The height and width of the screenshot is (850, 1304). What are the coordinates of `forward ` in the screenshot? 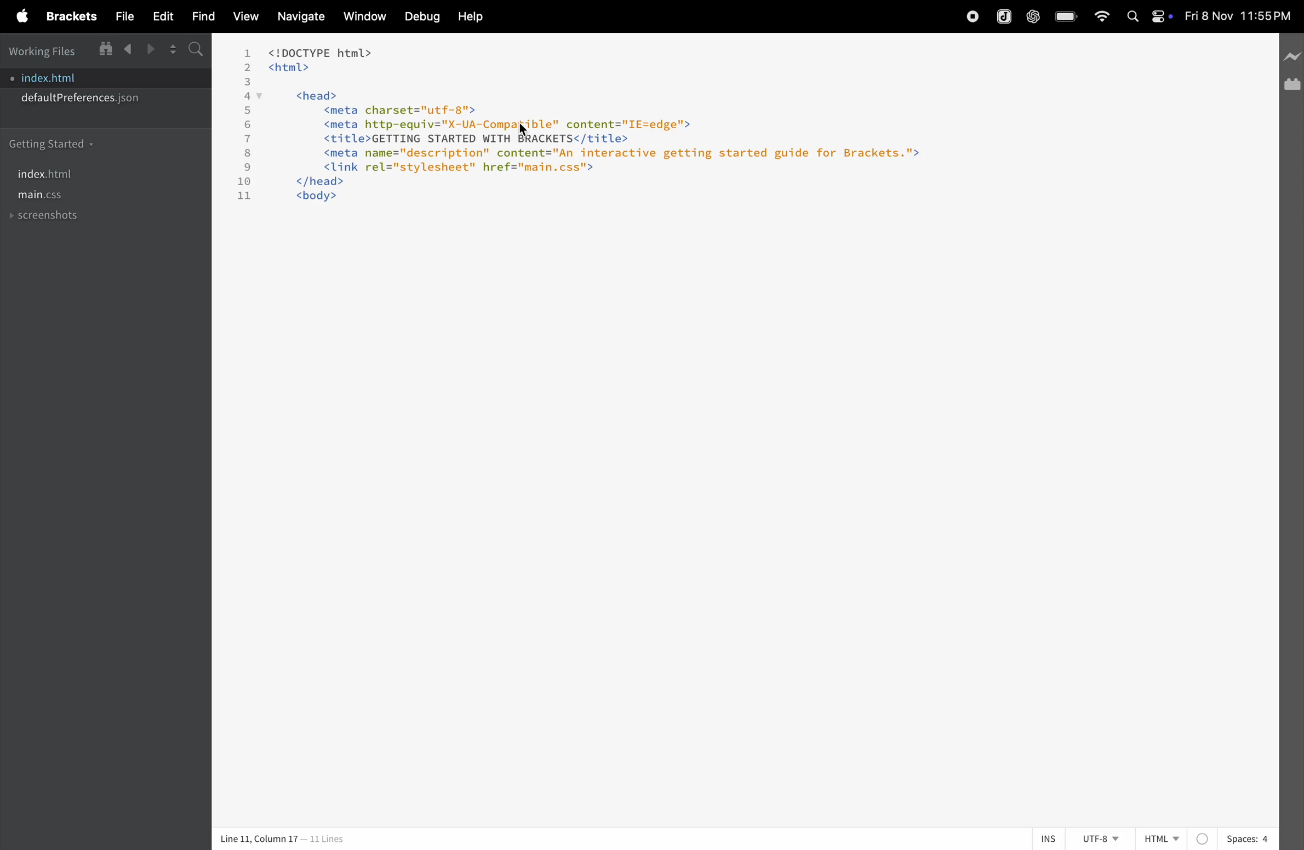 It's located at (146, 50).